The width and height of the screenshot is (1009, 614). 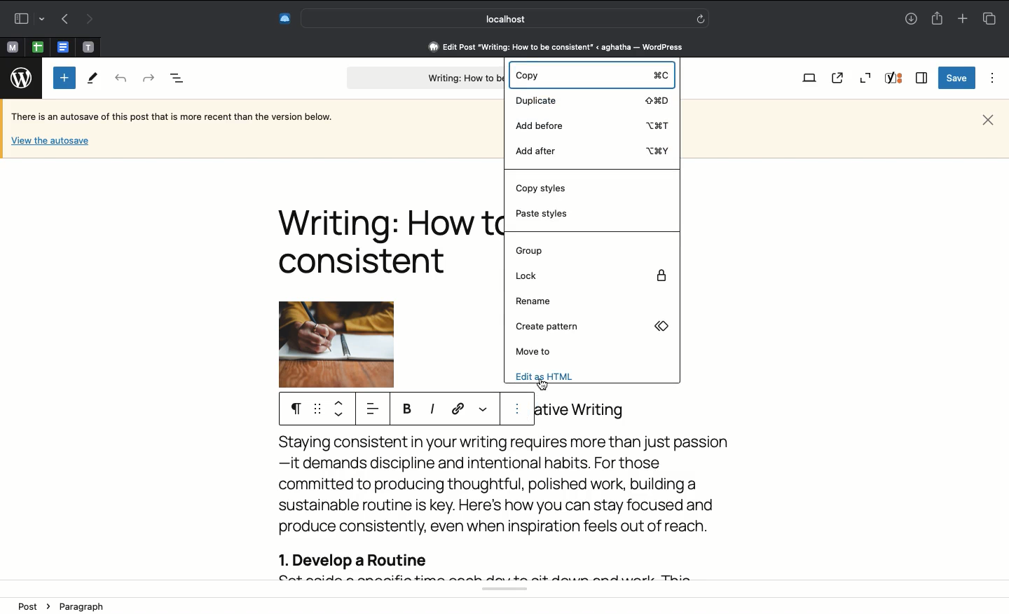 What do you see at coordinates (535, 351) in the screenshot?
I see `Move to` at bounding box center [535, 351].